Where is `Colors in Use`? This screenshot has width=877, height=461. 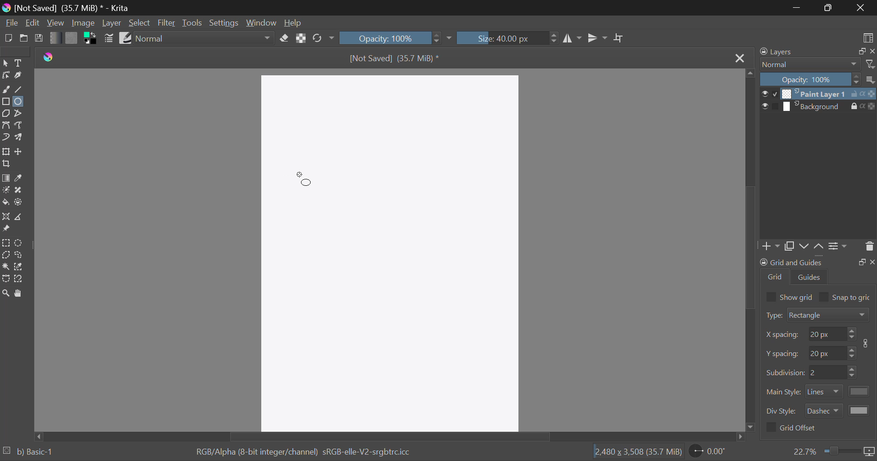 Colors in Use is located at coordinates (91, 40).